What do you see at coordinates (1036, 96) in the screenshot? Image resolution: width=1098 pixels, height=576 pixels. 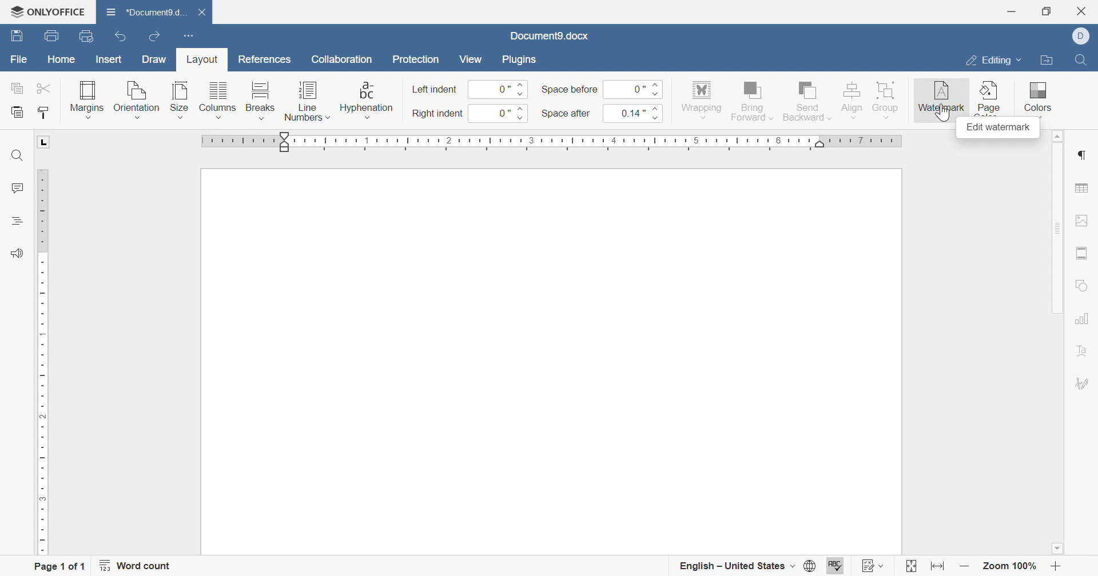 I see `colors` at bounding box center [1036, 96].